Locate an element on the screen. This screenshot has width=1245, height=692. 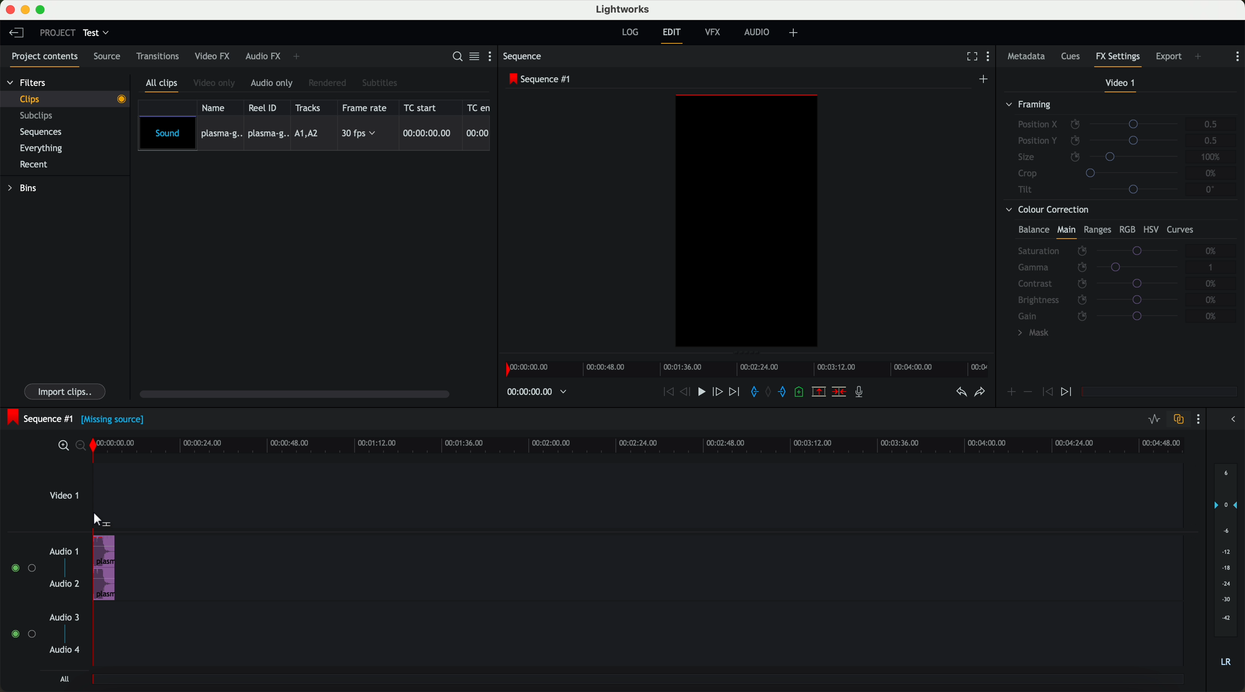
play is located at coordinates (704, 393).